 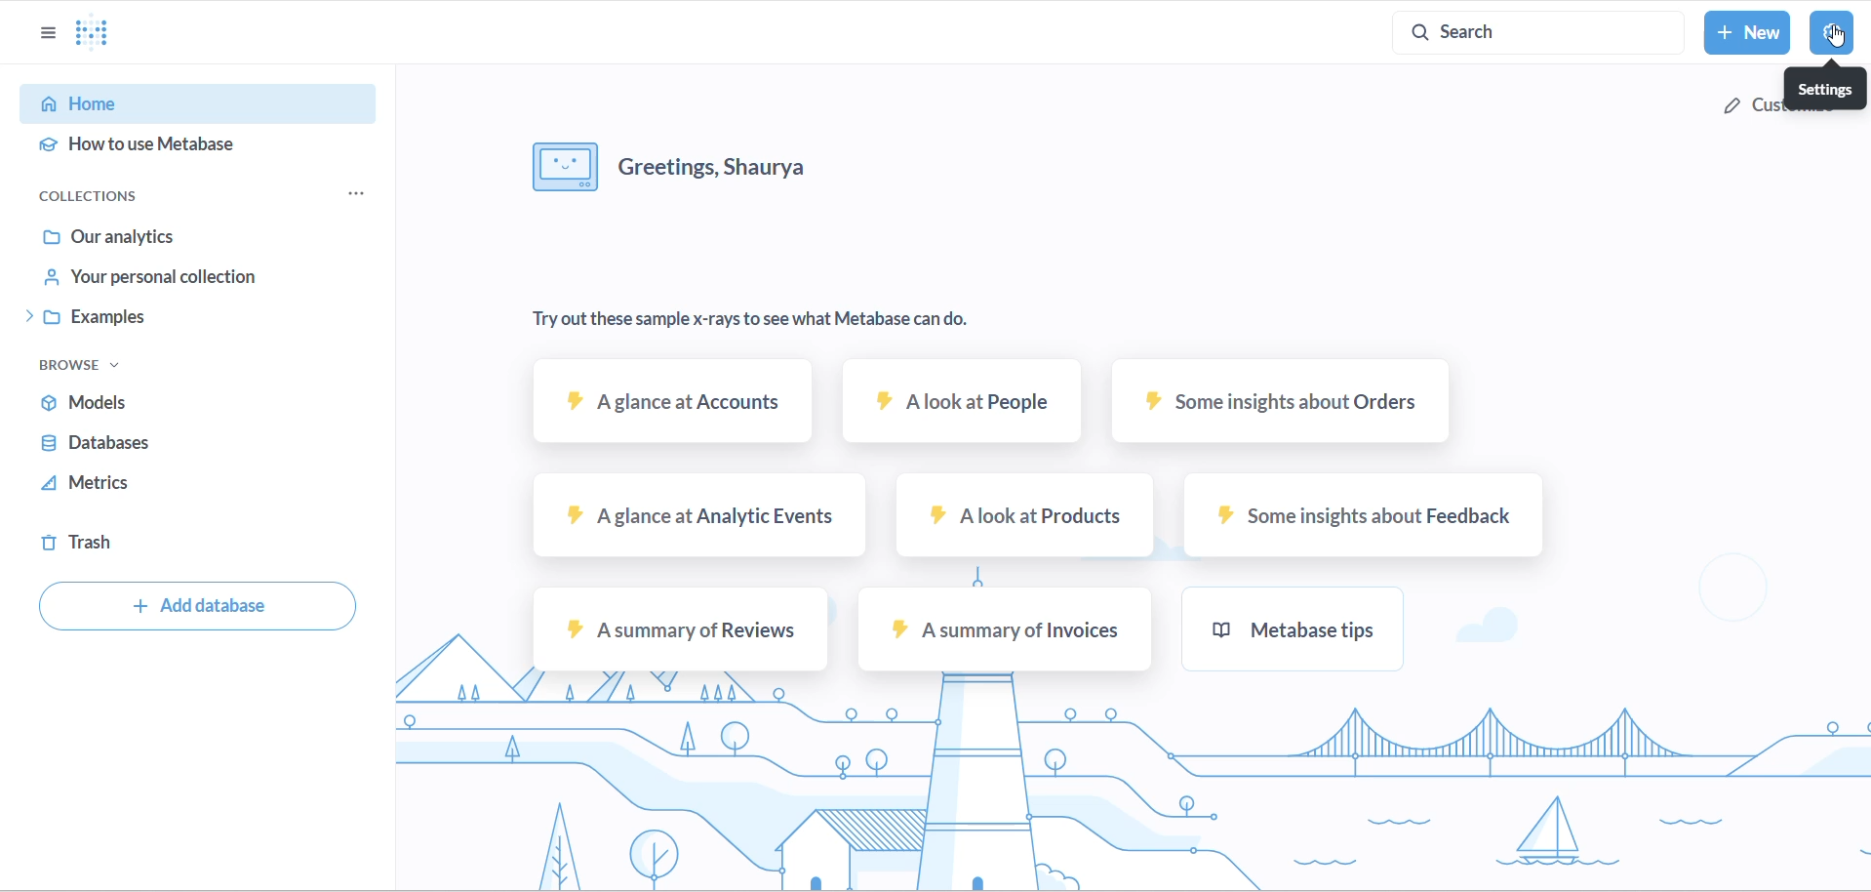 What do you see at coordinates (1004, 630) in the screenshot?
I see `A summary of invoices sample` at bounding box center [1004, 630].